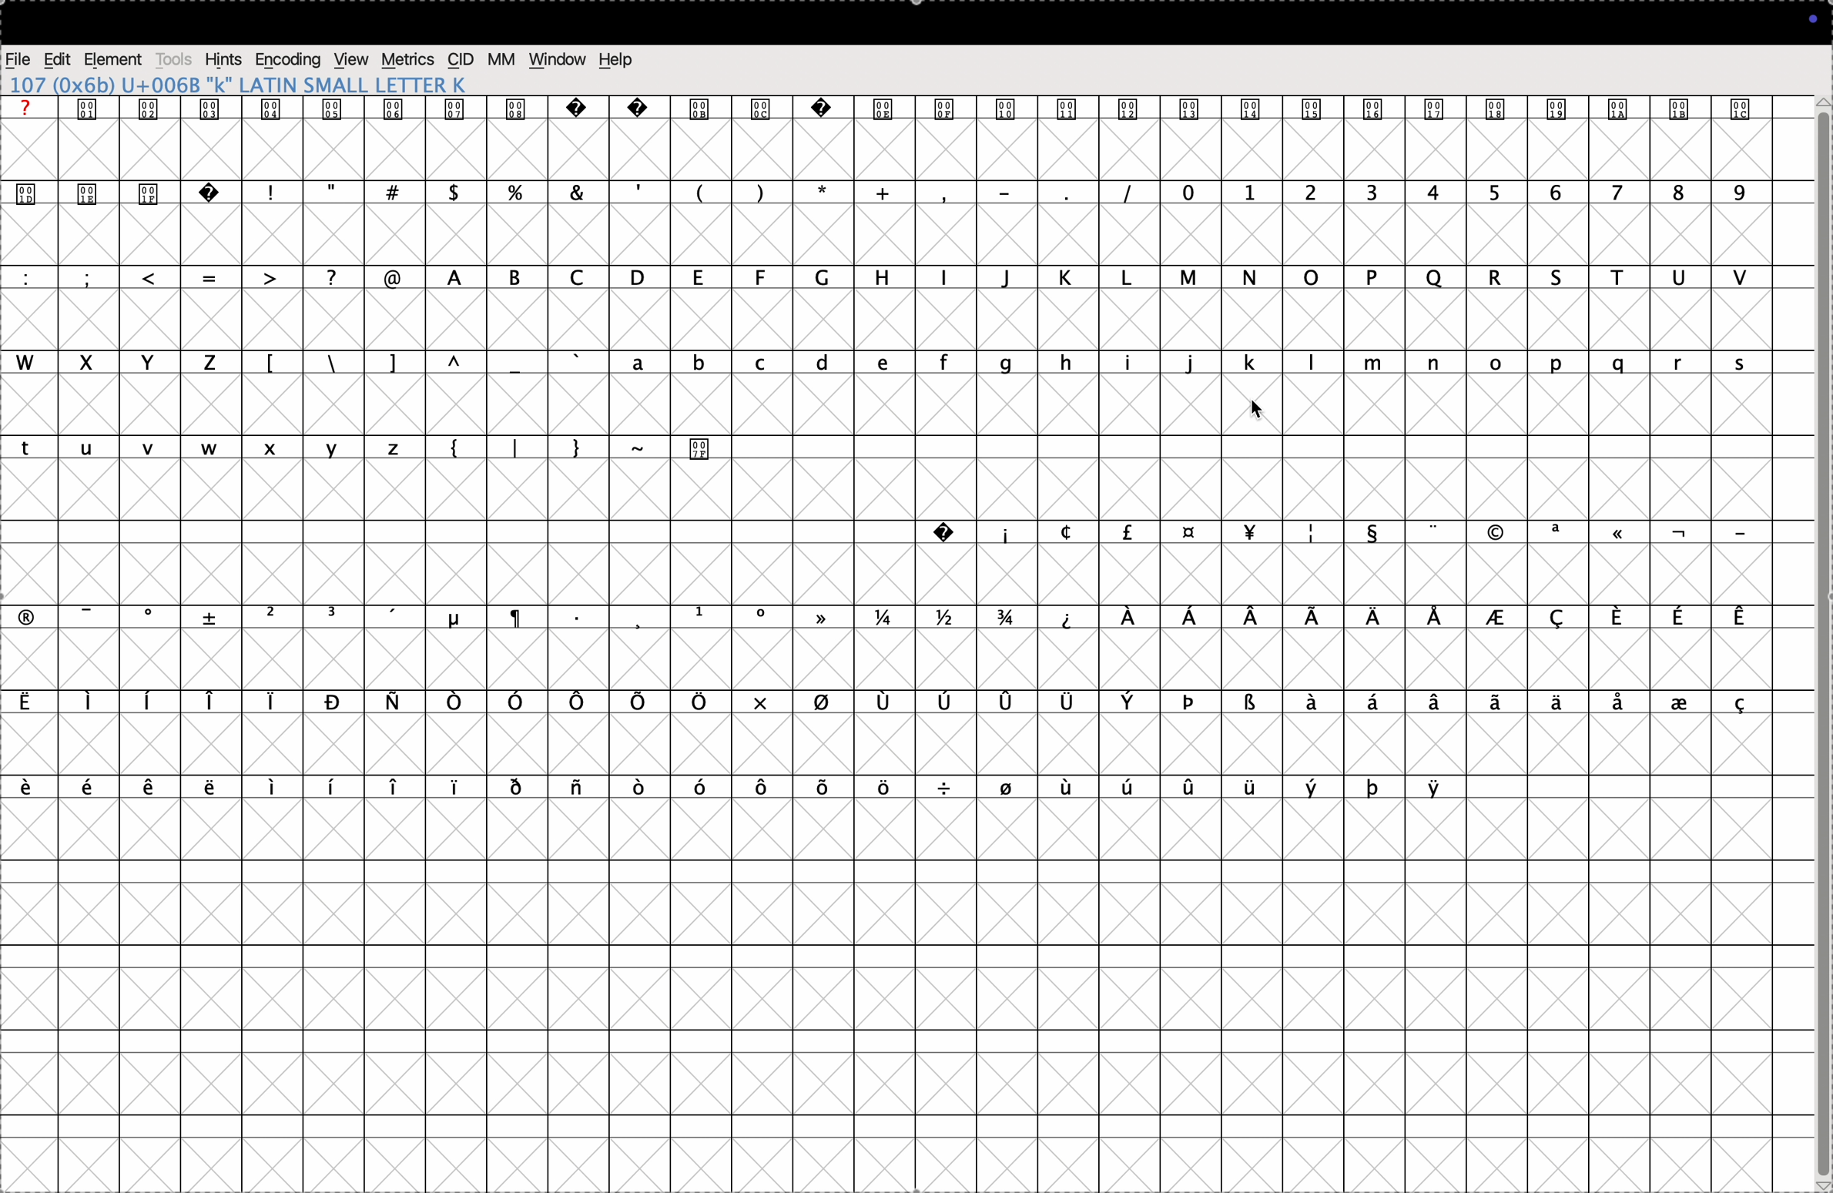  What do you see at coordinates (1616, 194) in the screenshot?
I see `7` at bounding box center [1616, 194].